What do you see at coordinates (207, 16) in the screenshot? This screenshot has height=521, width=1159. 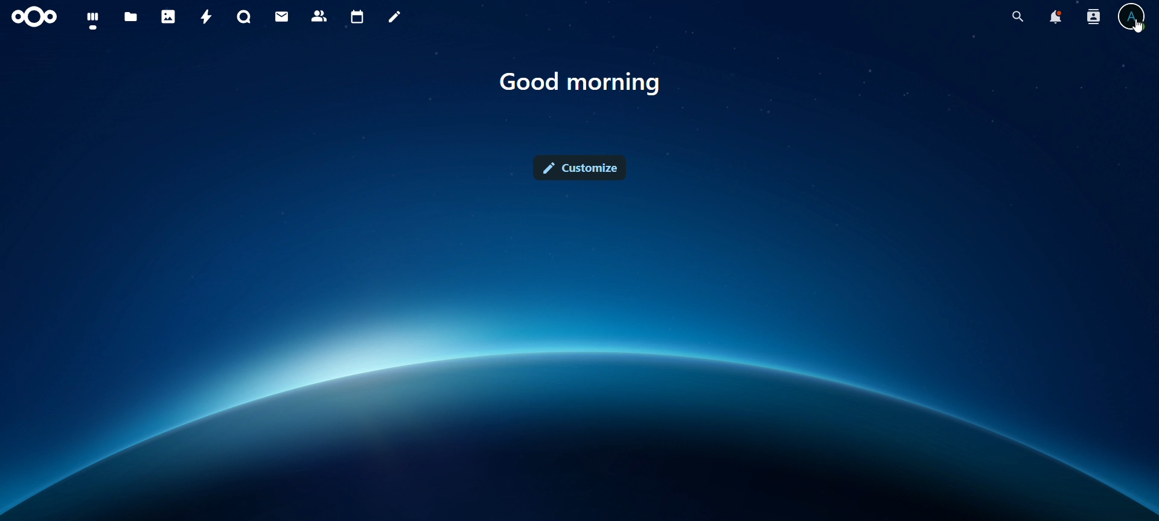 I see `activity` at bounding box center [207, 16].